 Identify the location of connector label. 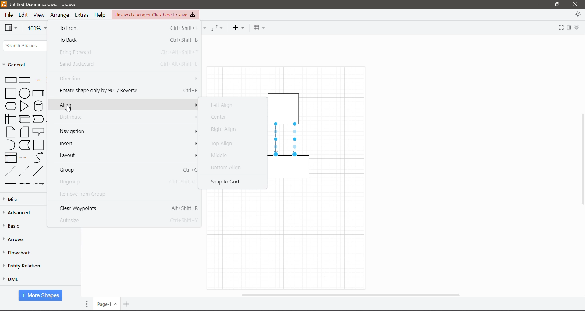
(25, 183).